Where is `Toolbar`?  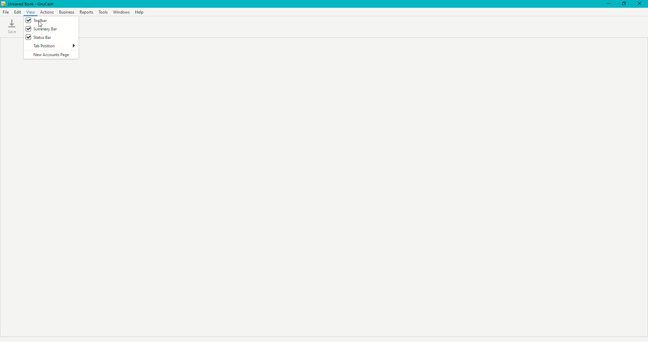
Toolbar is located at coordinates (39, 21).